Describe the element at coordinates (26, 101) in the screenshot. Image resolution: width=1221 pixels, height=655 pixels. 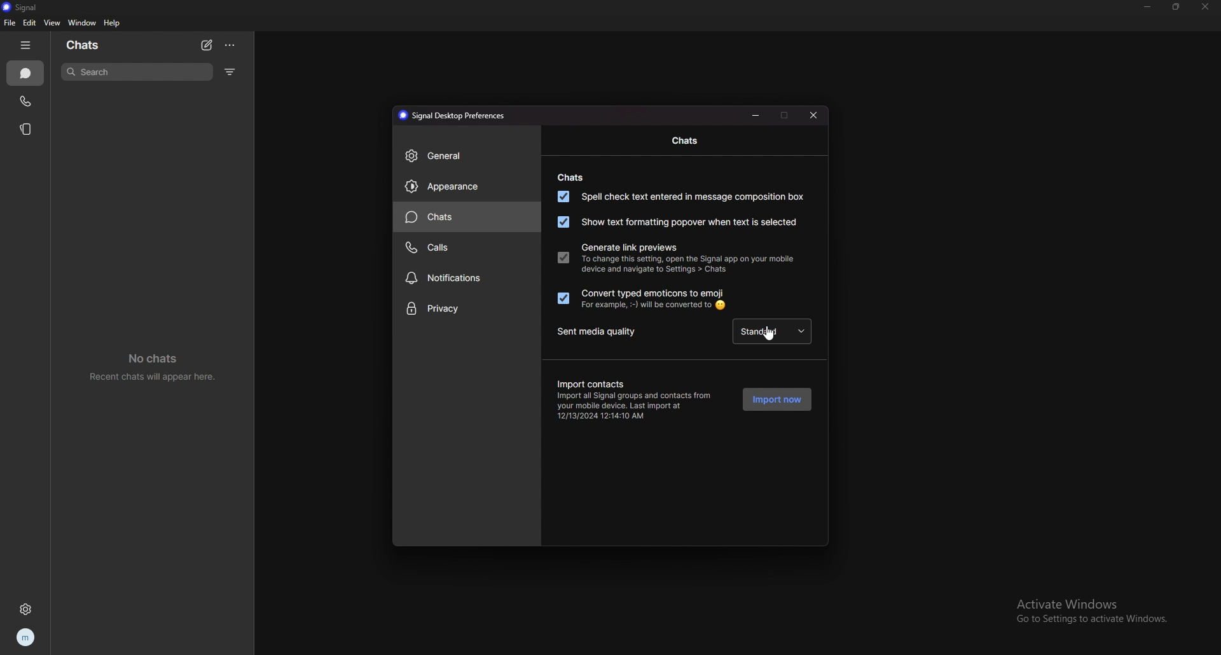
I see `calls` at that location.